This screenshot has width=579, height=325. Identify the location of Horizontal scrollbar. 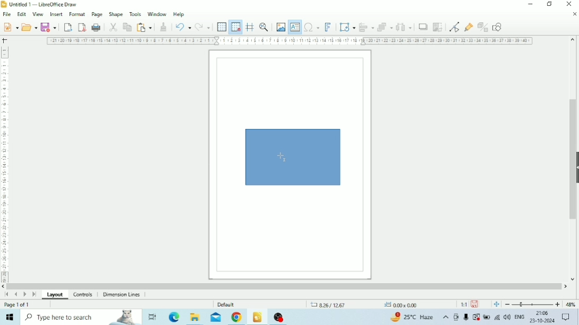
(284, 286).